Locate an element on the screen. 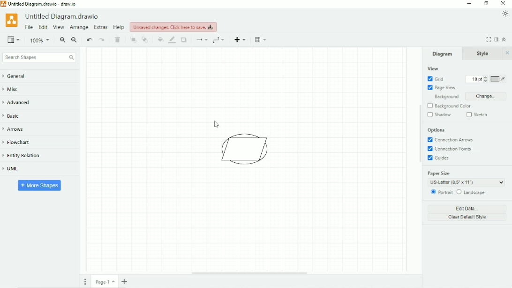  Arrows is located at coordinates (16, 129).